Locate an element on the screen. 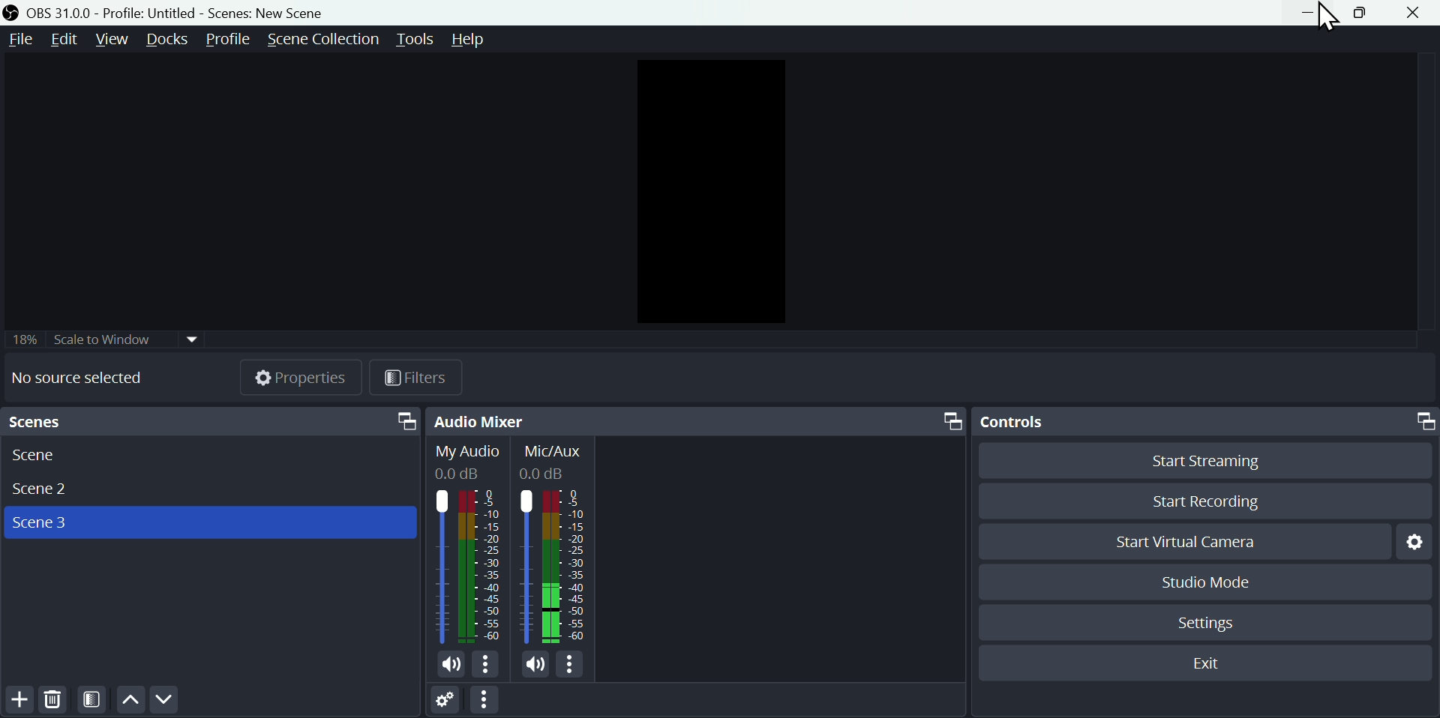  Add is located at coordinates (16, 702).